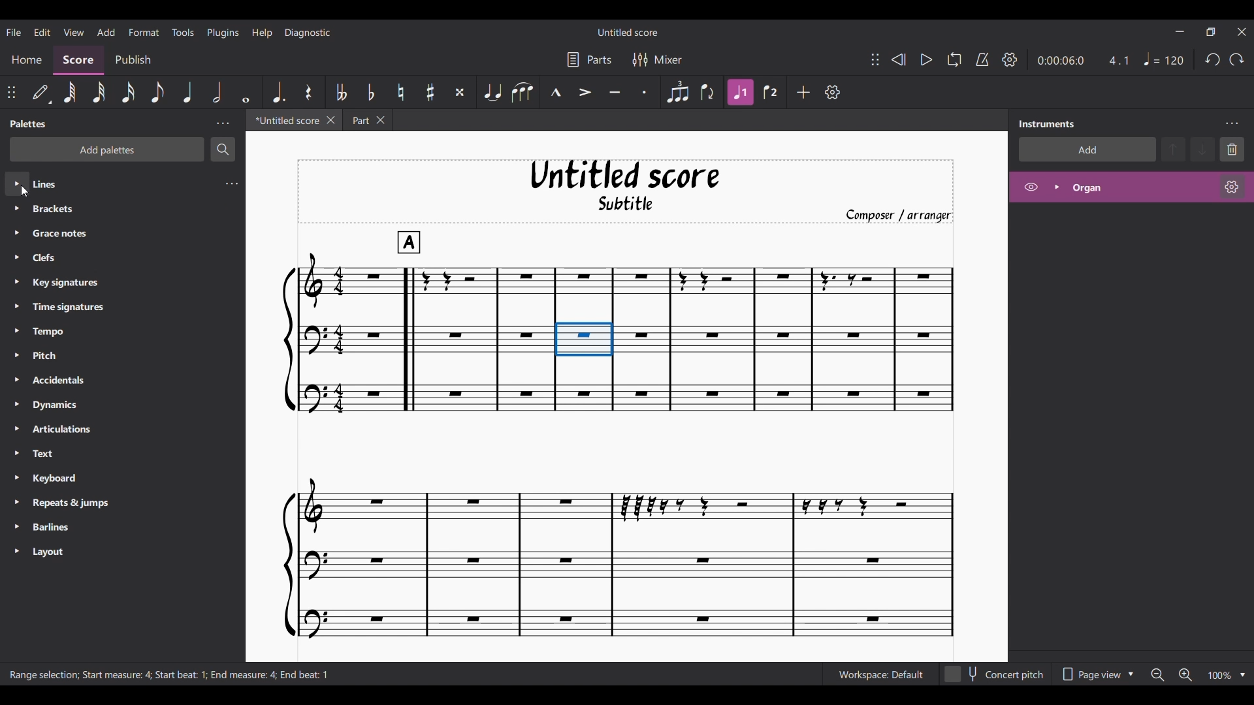  I want to click on Quarter note, so click(187, 91).